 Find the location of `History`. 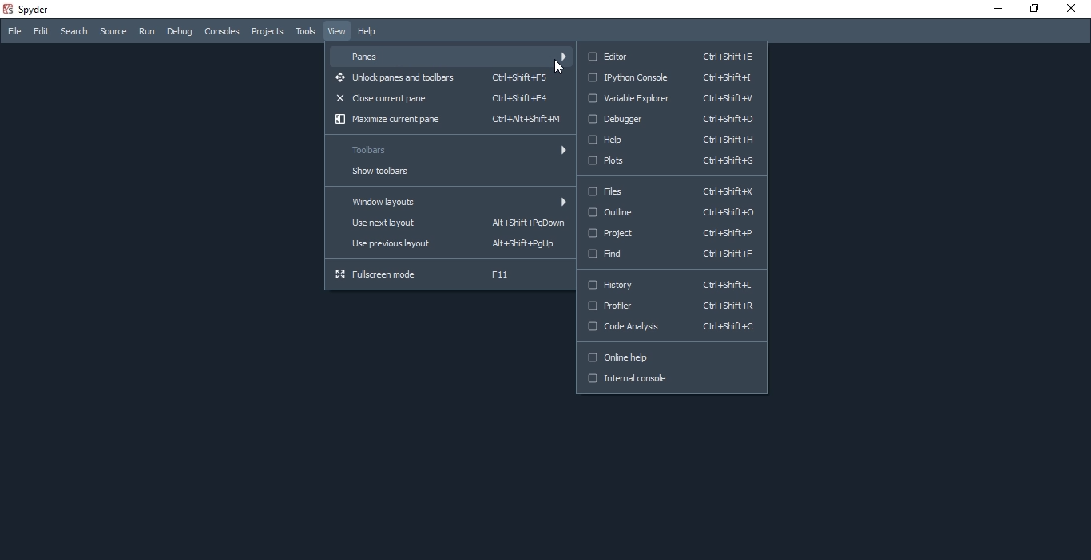

History is located at coordinates (671, 285).